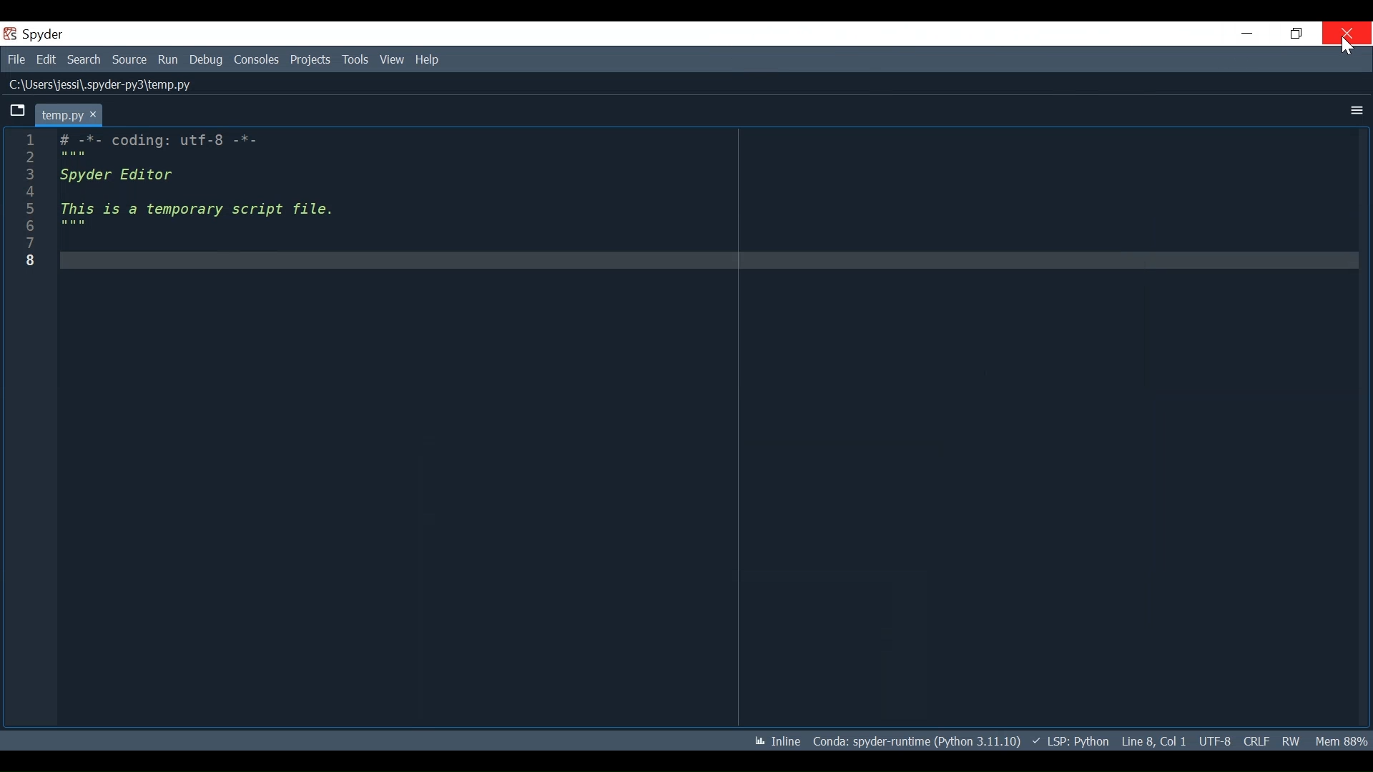  Describe the element at coordinates (1295, 34) in the screenshot. I see `Restore` at that location.